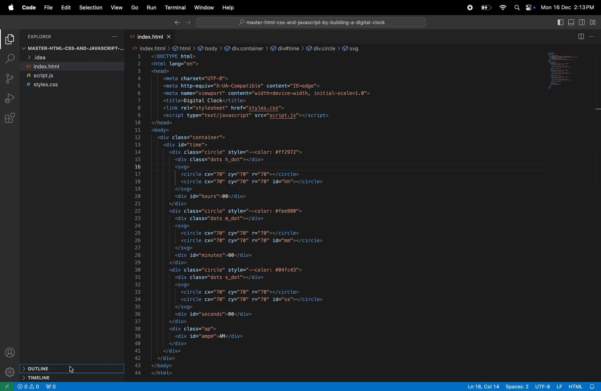  I want to click on html, so click(184, 48).